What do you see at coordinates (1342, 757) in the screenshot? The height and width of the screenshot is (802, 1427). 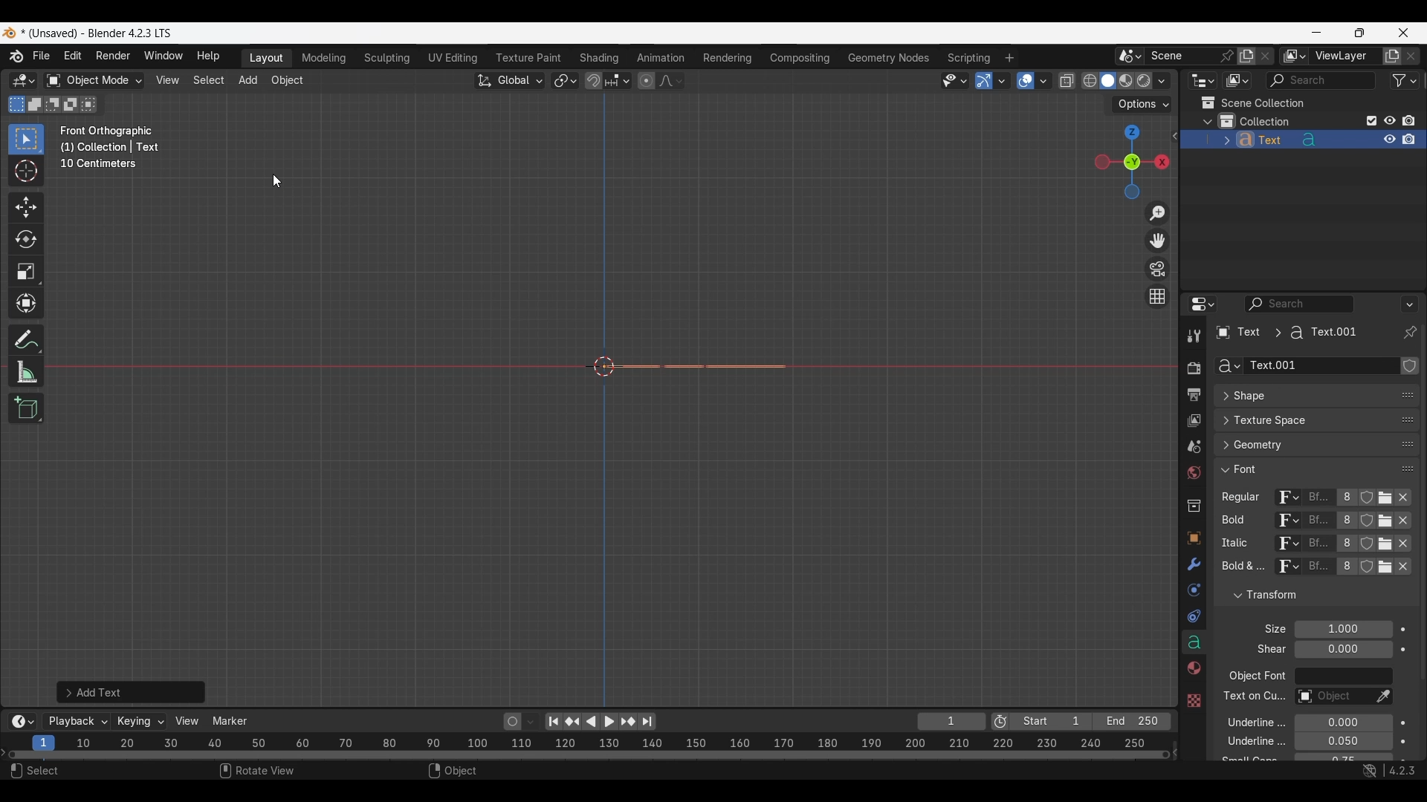 I see `Small caps` at bounding box center [1342, 757].